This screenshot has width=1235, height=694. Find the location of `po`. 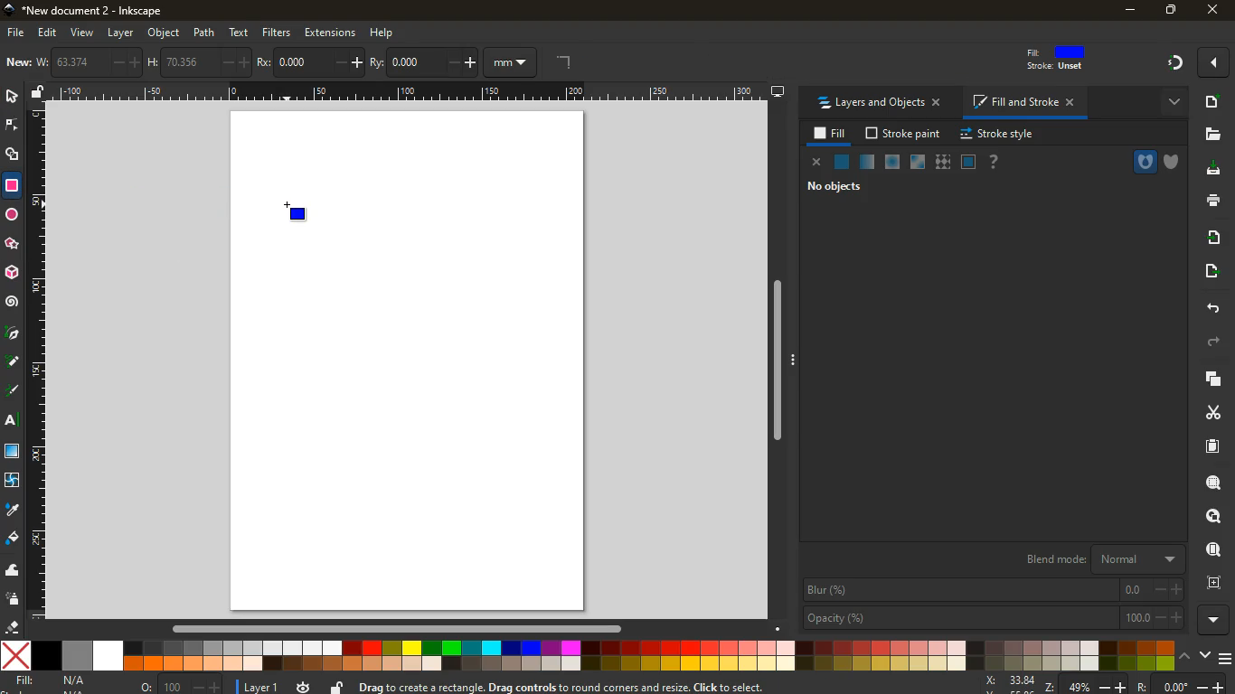

po is located at coordinates (311, 63).